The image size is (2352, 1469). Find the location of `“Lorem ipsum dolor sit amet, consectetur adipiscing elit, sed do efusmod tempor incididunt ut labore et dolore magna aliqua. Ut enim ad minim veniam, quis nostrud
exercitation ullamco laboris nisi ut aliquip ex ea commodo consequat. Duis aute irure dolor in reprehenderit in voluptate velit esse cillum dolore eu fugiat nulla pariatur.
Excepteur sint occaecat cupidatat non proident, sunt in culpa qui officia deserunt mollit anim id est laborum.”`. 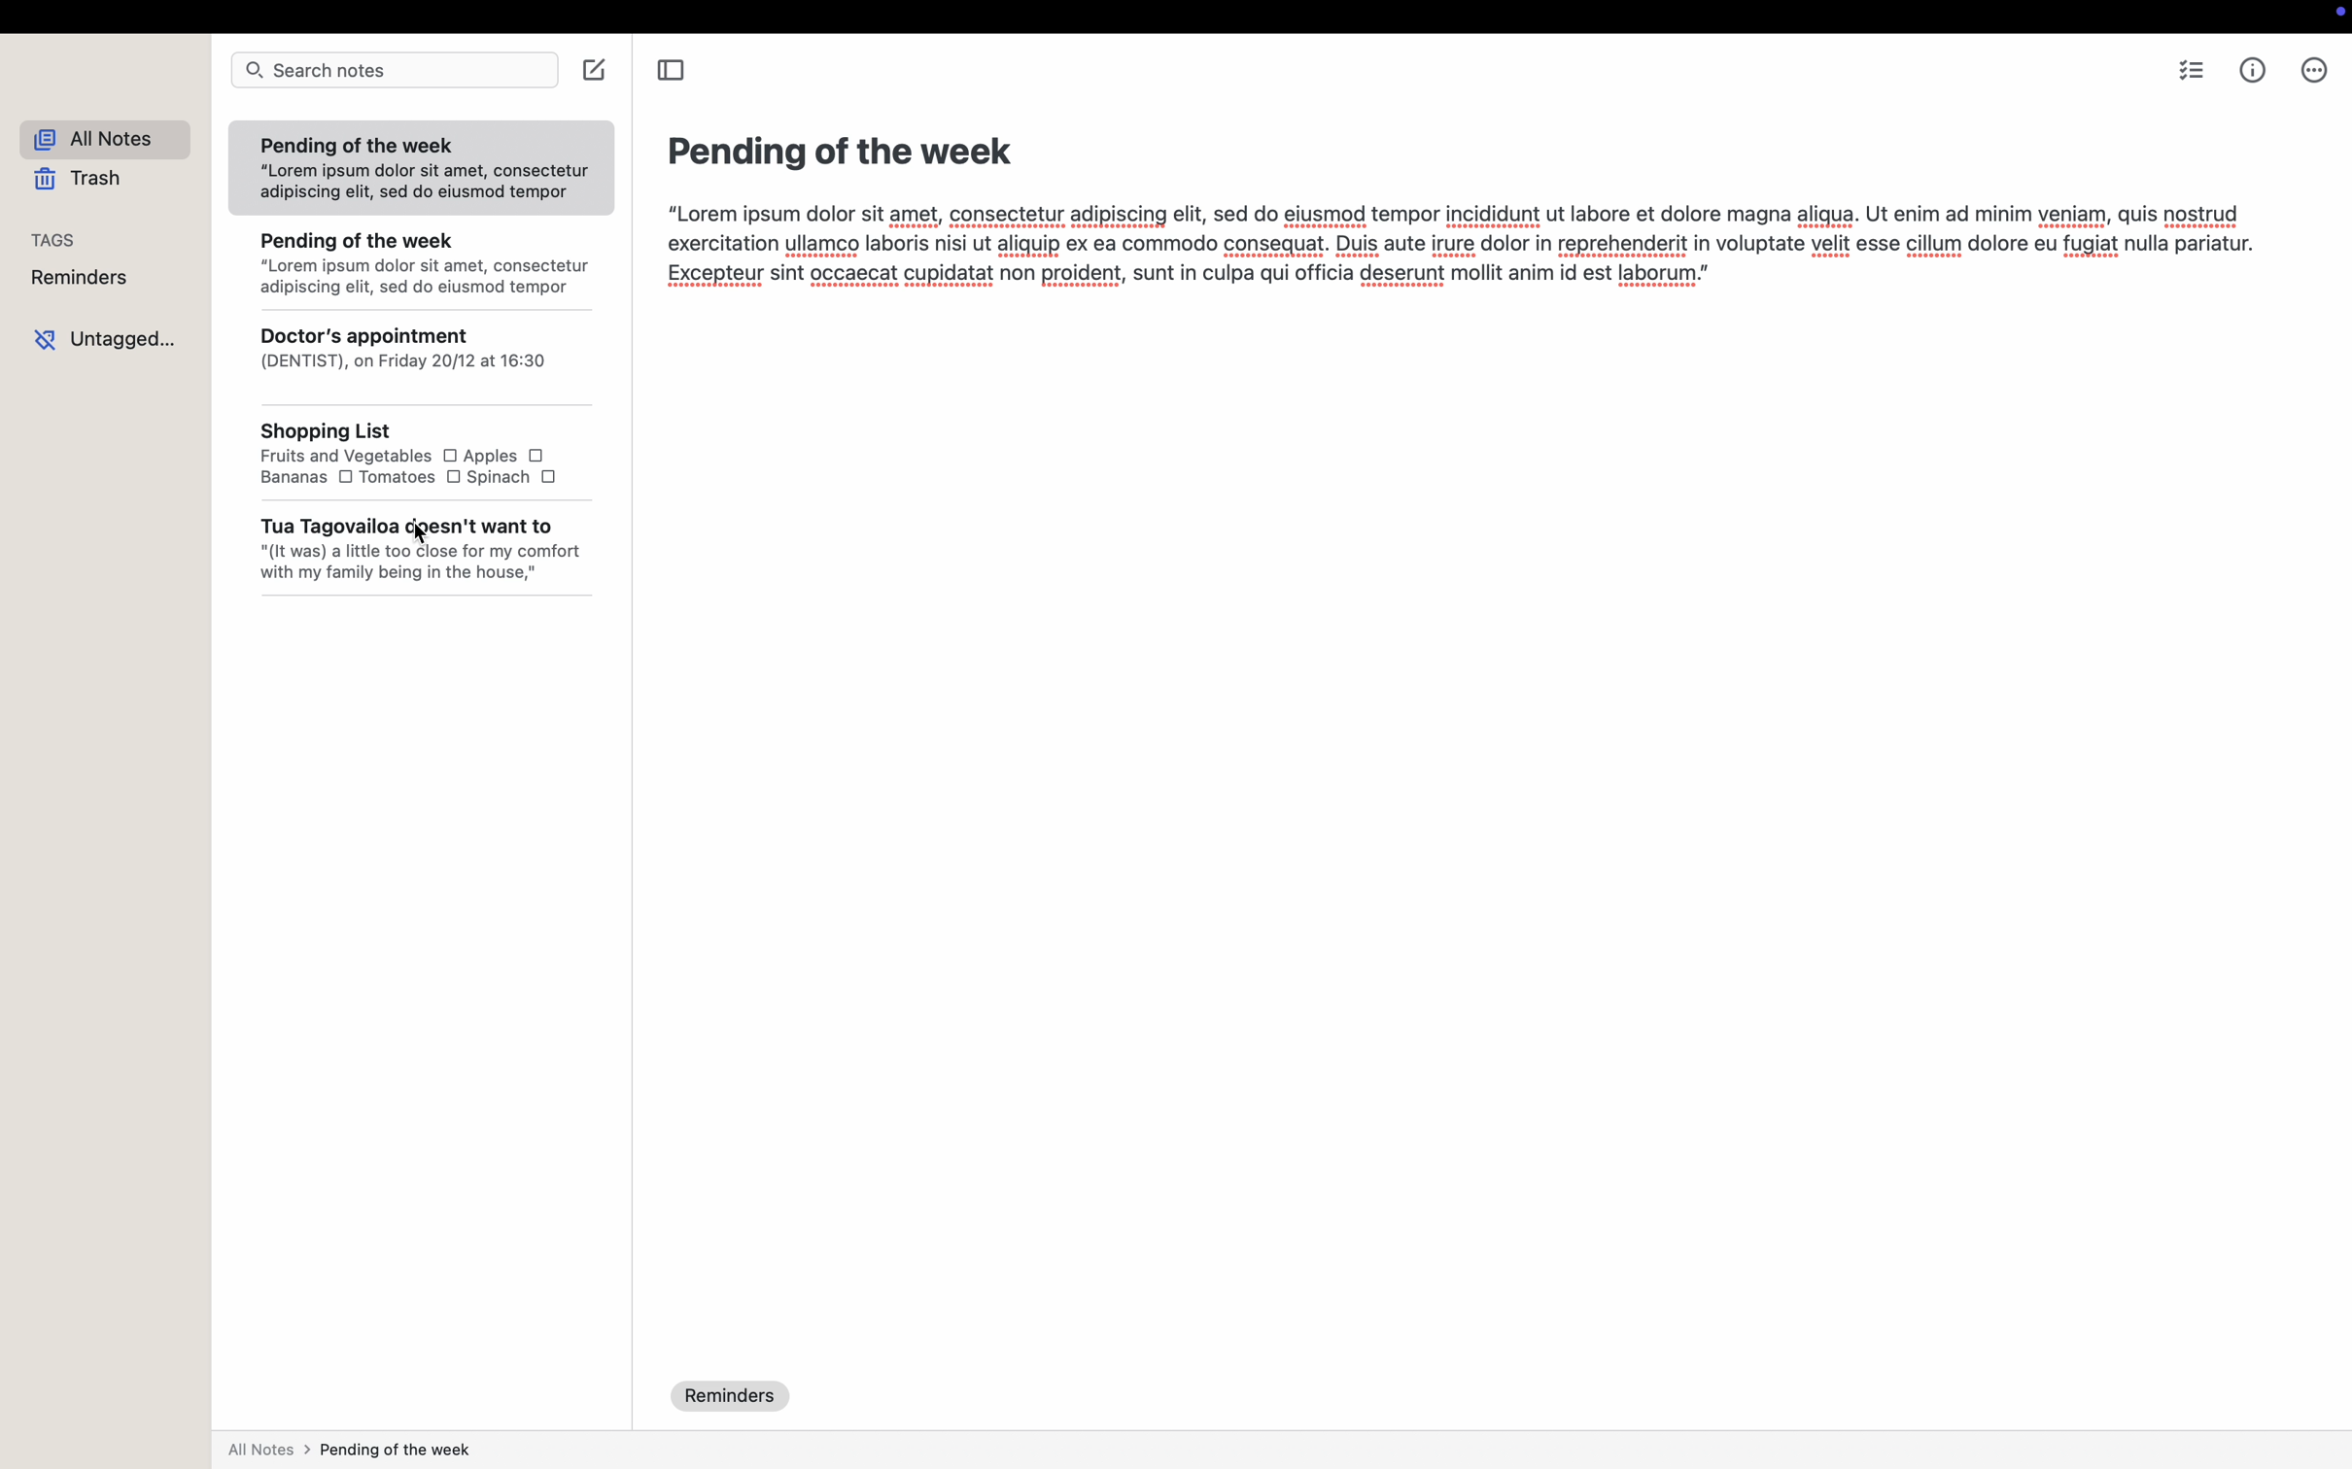

“Lorem ipsum dolor sit amet, consectetur adipiscing elit, sed do efusmod tempor incididunt ut labore et dolore magna aliqua. Ut enim ad minim veniam, quis nostrud
exercitation ullamco laboris nisi ut aliquip ex ea commodo consequat. Duis aute irure dolor in reprehenderit in voluptate velit esse cillum dolore eu fugiat nulla pariatur.
Excepteur sint occaecat cupidatat non proident, sunt in culpa qui officia deserunt mollit anim id est laborum.” is located at coordinates (1457, 251).